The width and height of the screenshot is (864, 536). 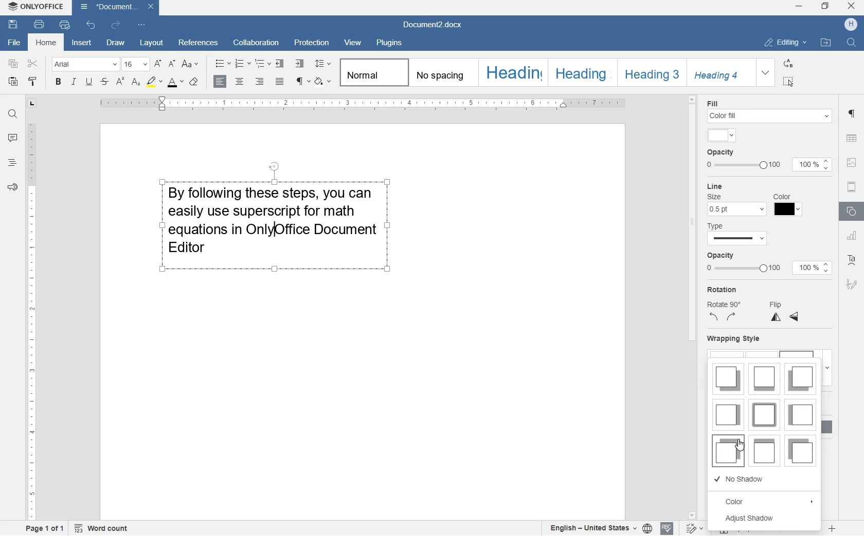 What do you see at coordinates (240, 82) in the screenshot?
I see `center alignment` at bounding box center [240, 82].